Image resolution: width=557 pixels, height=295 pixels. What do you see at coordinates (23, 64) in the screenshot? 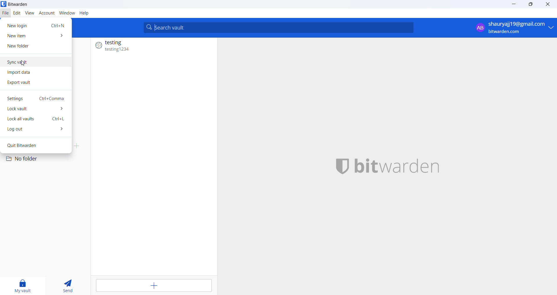
I see `cursor` at bounding box center [23, 64].